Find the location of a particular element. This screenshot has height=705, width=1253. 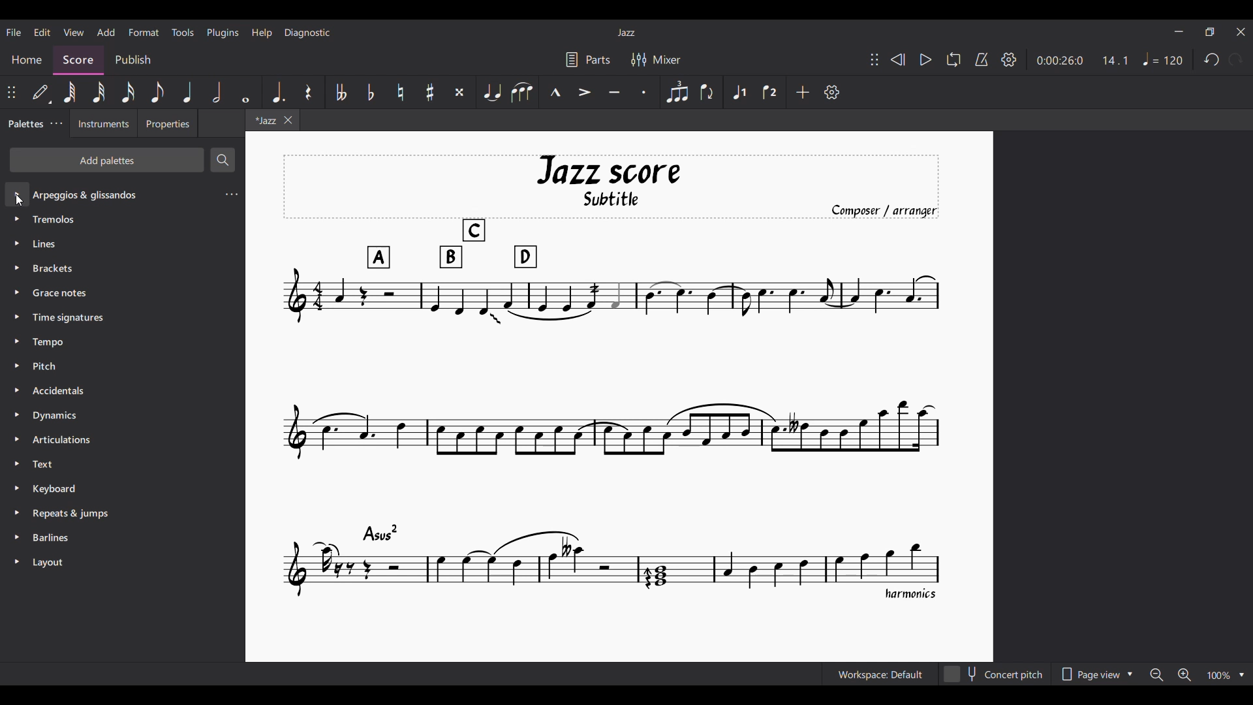

Toggle double sharp is located at coordinates (459, 92).